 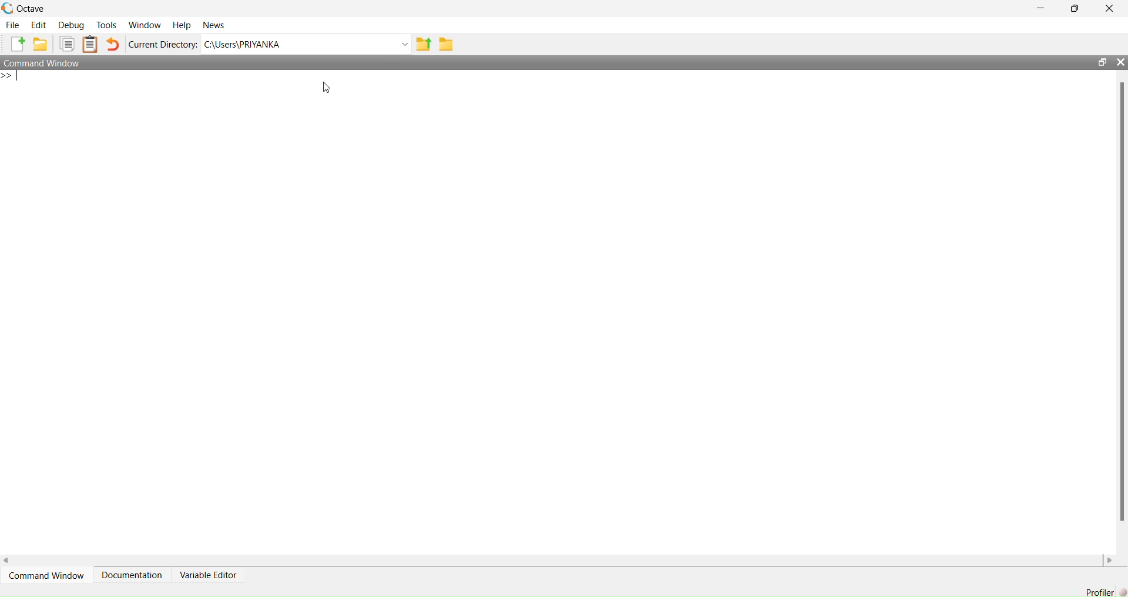 I want to click on scroll right, so click(x=1110, y=562).